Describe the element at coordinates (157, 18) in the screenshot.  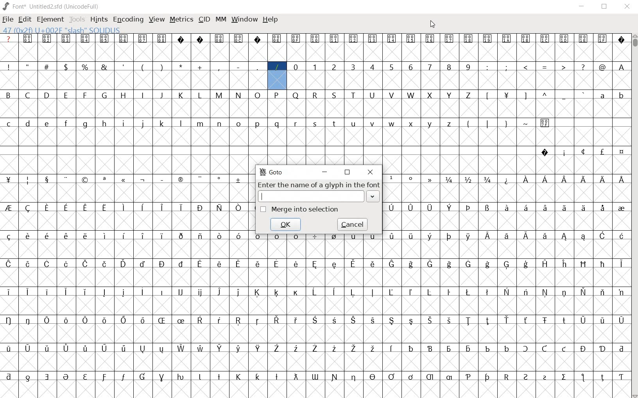
I see `VIEW` at that location.